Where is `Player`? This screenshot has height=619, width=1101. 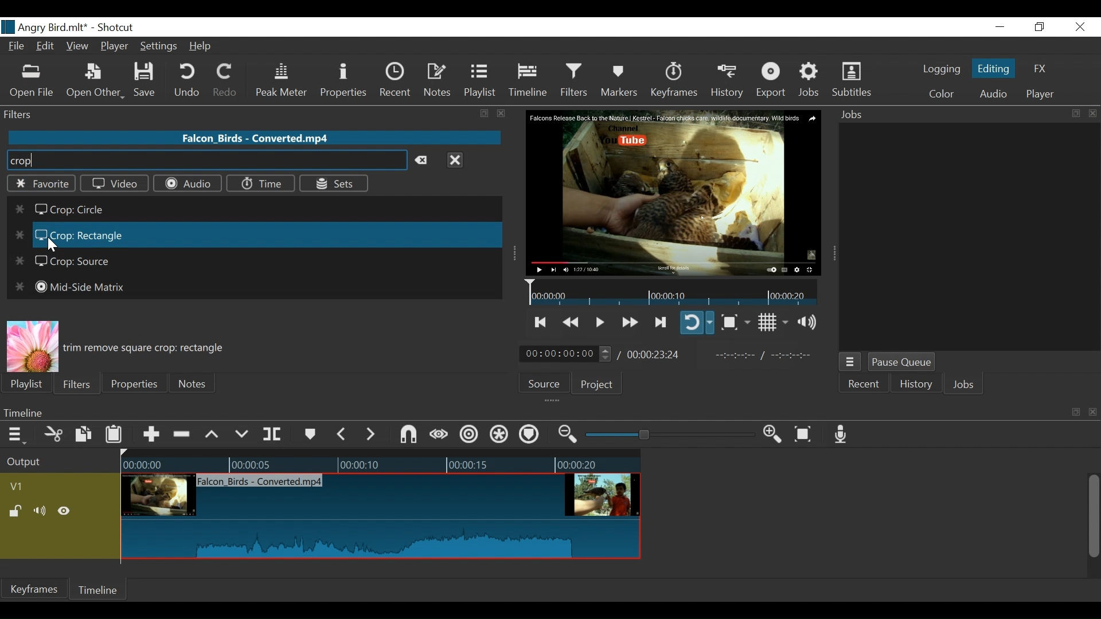
Player is located at coordinates (1040, 95).